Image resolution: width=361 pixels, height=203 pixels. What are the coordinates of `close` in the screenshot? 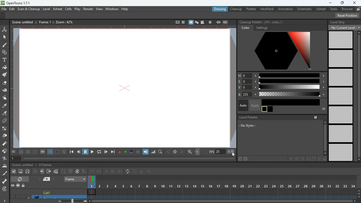 It's located at (355, 2).